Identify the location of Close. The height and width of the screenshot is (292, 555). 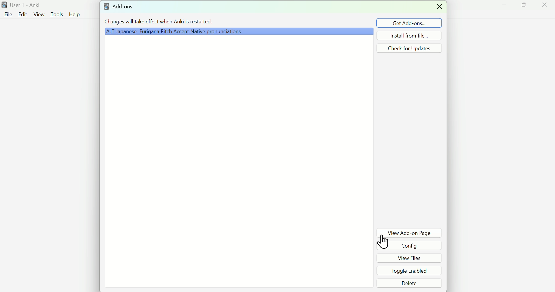
(440, 6).